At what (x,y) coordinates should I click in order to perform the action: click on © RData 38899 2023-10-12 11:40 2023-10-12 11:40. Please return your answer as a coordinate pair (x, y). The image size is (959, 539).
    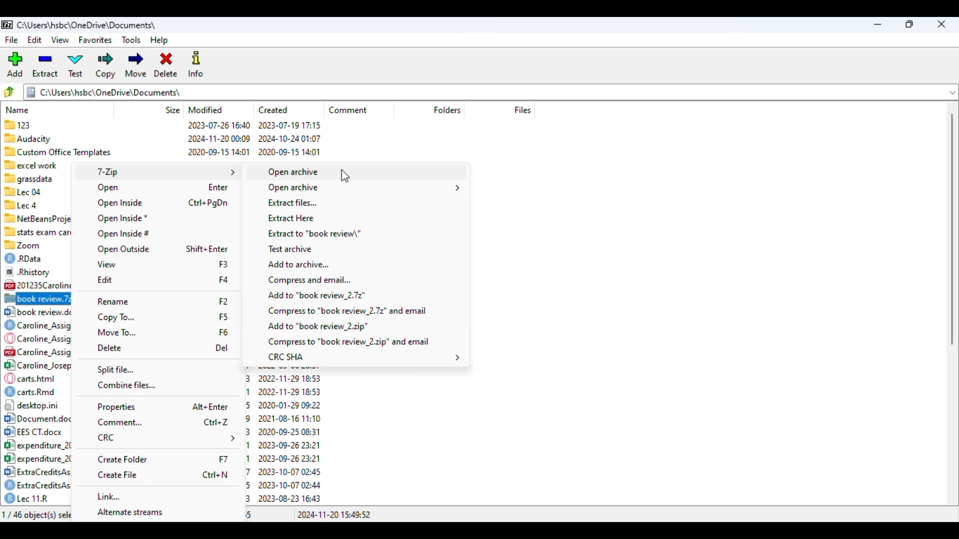
    Looking at the image, I should click on (35, 257).